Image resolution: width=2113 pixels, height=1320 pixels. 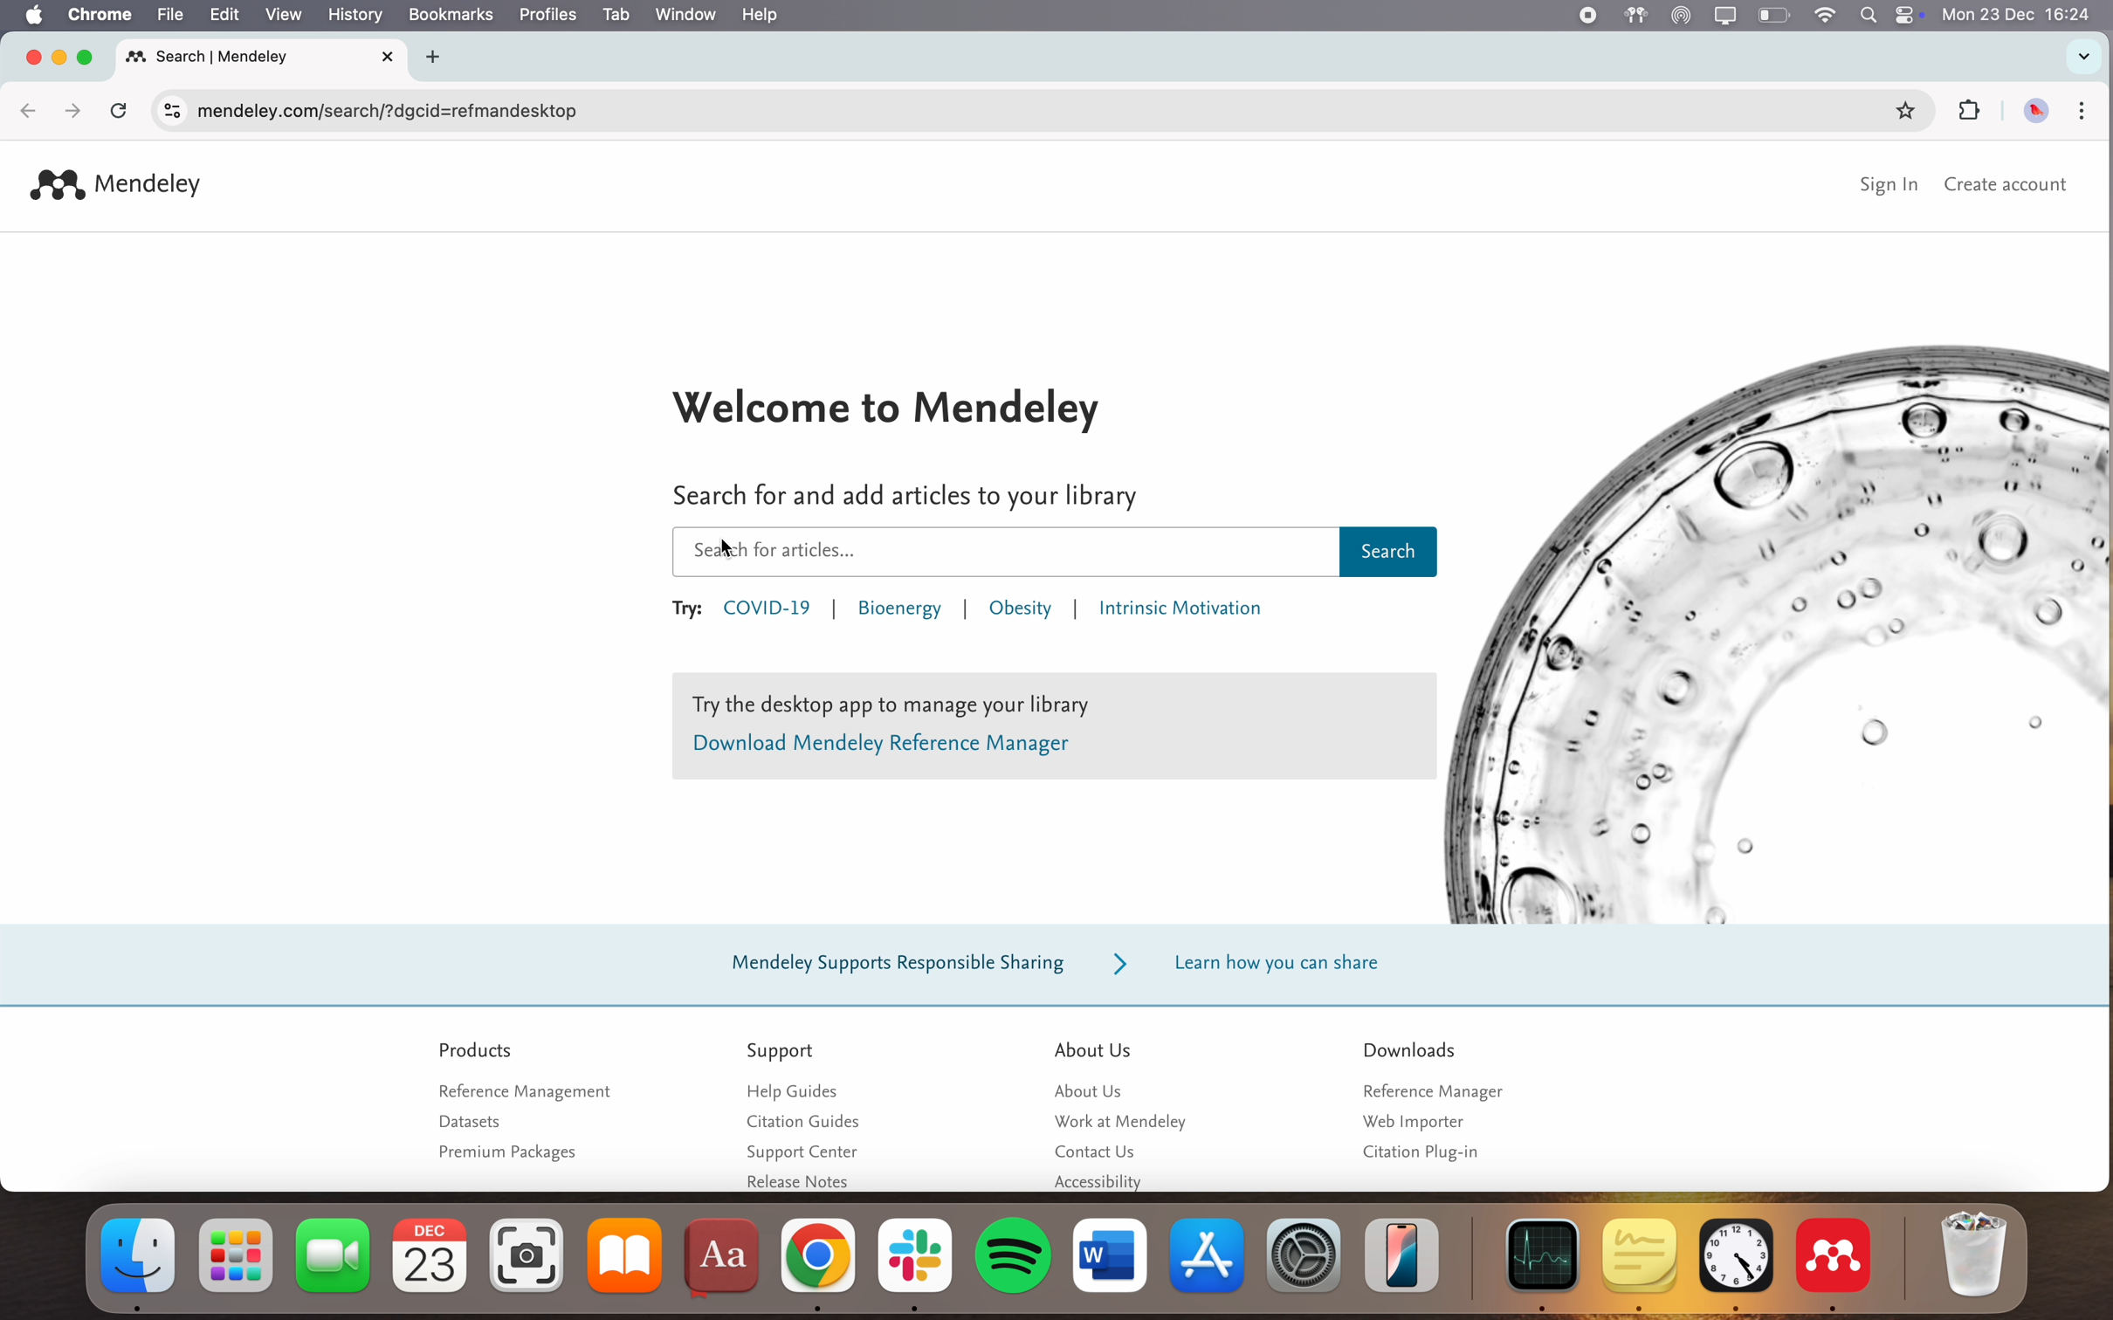 What do you see at coordinates (915, 1262) in the screenshot?
I see `Slack` at bounding box center [915, 1262].